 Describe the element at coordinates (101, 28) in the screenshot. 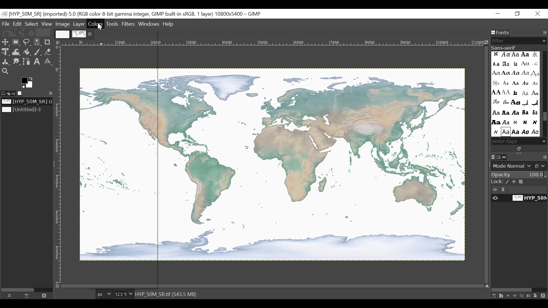

I see `cursor` at that location.